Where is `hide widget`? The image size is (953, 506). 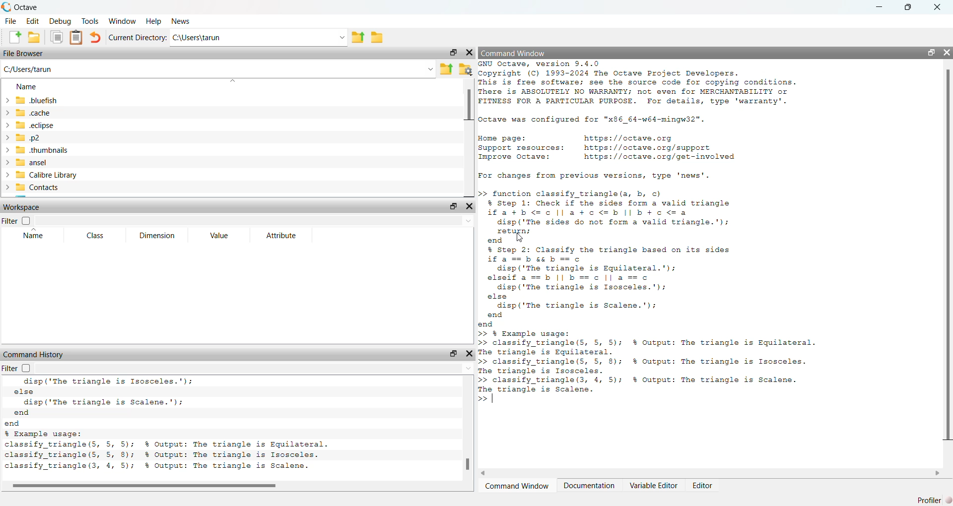 hide widget is located at coordinates (470, 206).